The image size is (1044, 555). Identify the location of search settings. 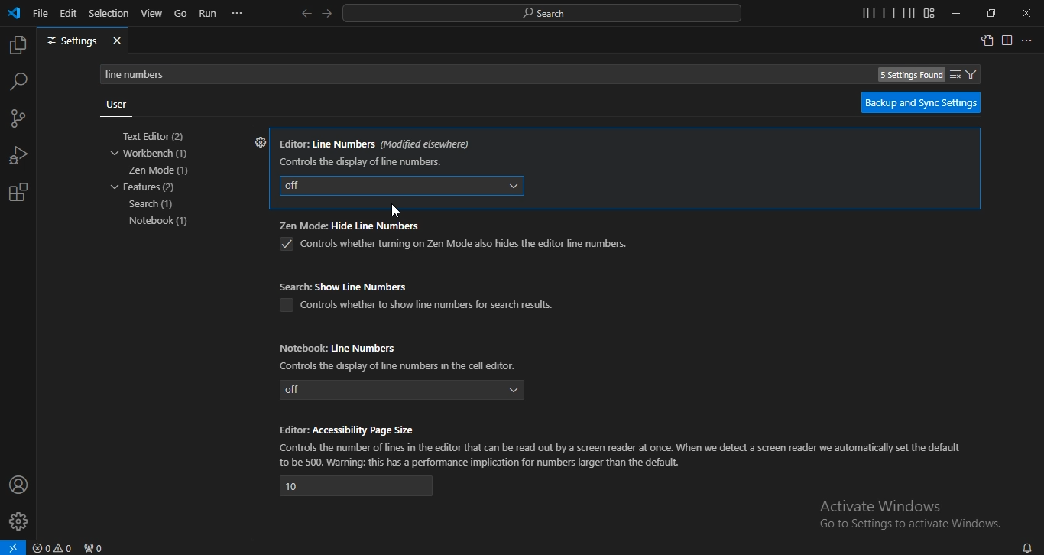
(546, 73).